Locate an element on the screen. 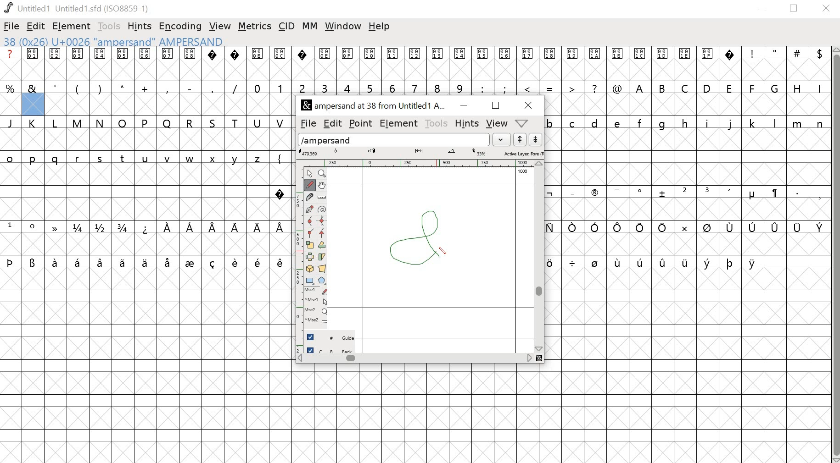 This screenshot has width=840, height=463. scale the selection is located at coordinates (310, 245).